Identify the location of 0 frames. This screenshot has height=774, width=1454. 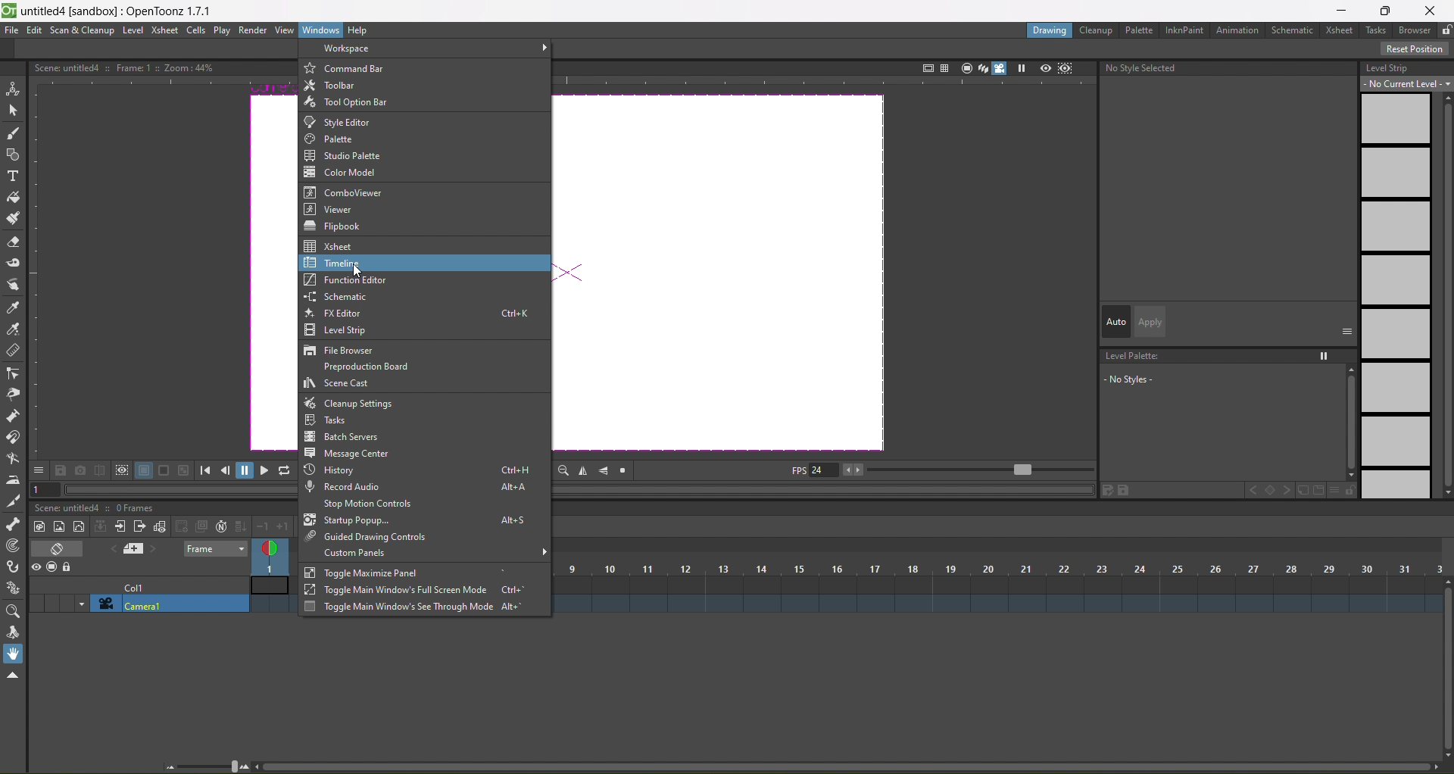
(139, 509).